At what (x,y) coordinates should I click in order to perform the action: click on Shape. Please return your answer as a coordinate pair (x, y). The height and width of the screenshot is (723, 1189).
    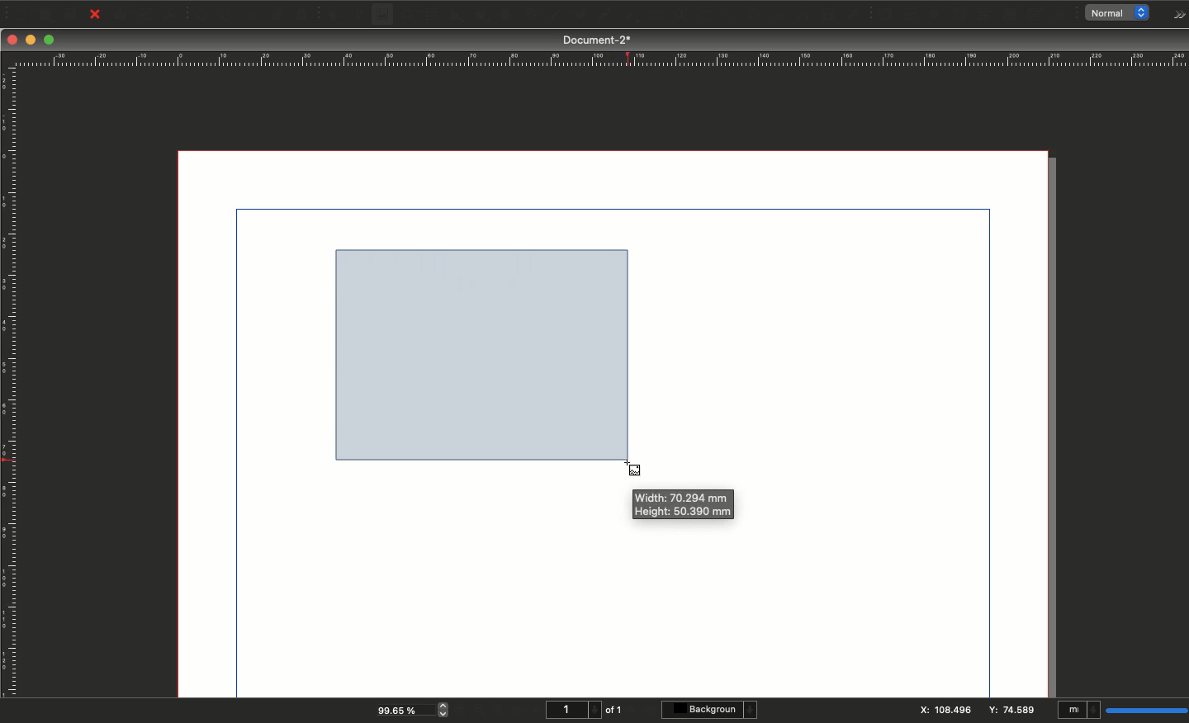
    Looking at the image, I should click on (458, 16).